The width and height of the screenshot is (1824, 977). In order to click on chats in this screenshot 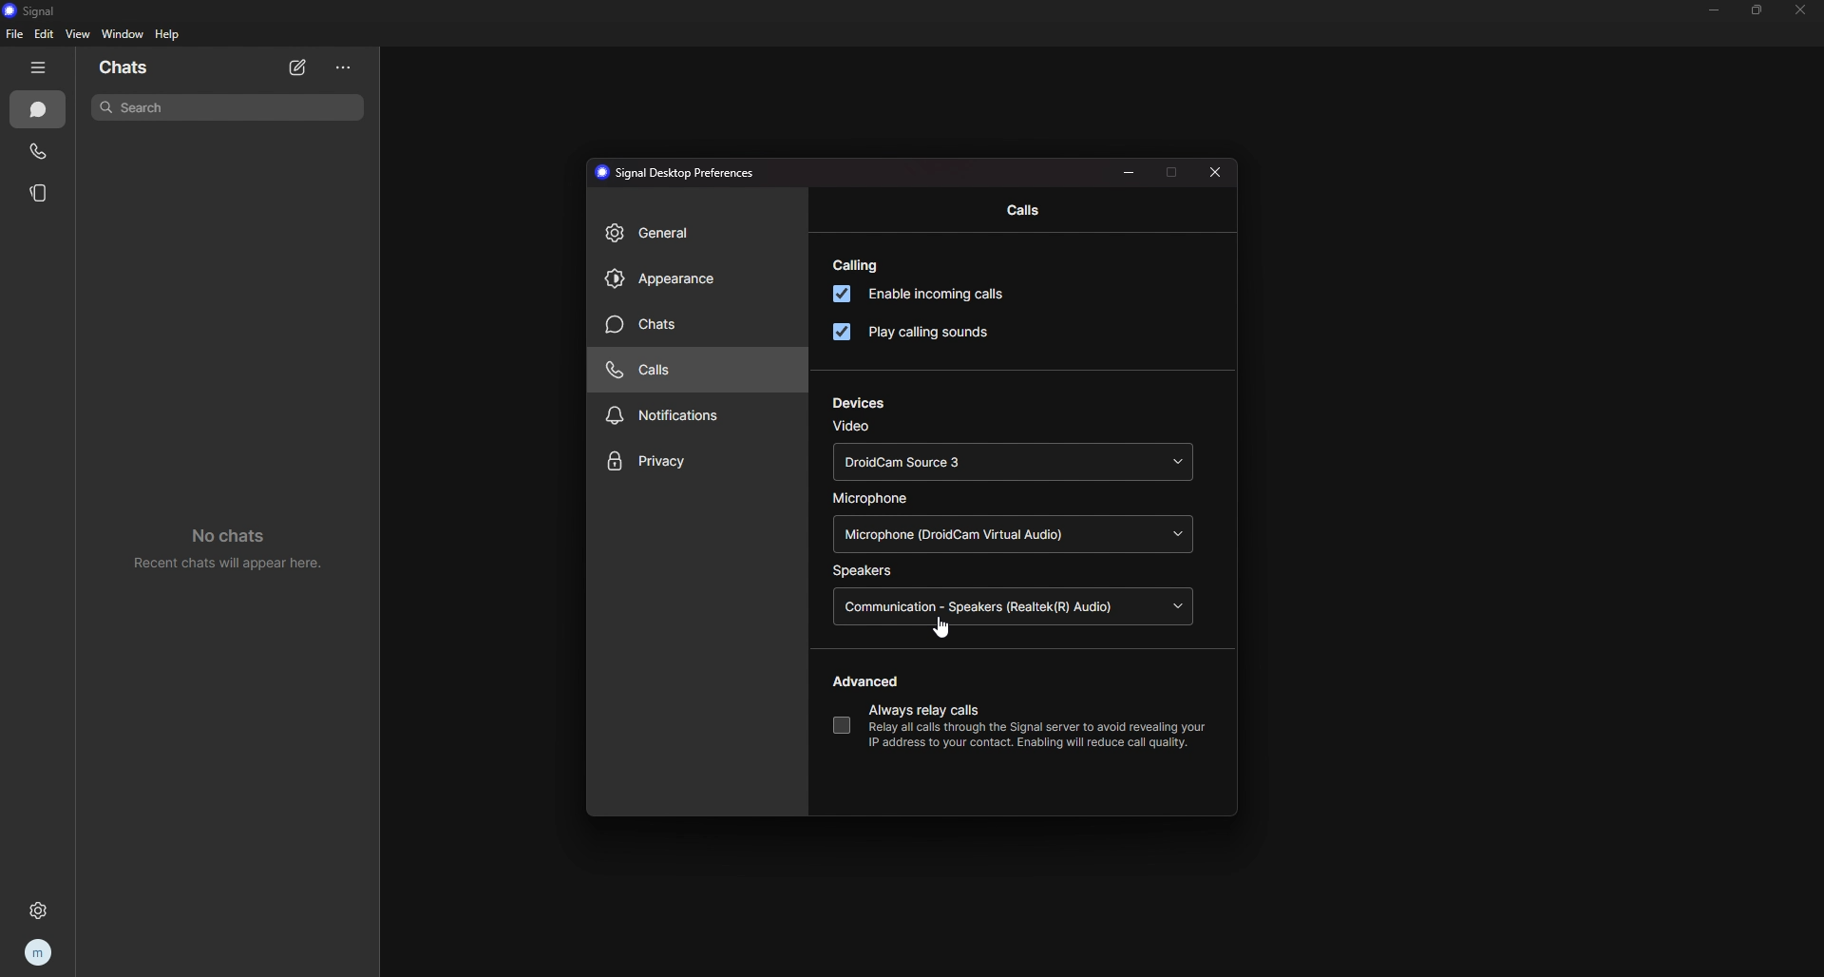, I will do `click(39, 110)`.